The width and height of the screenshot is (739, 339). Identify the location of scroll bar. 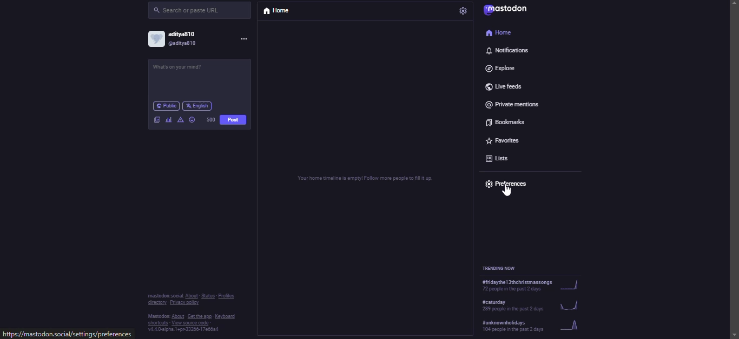
(733, 160).